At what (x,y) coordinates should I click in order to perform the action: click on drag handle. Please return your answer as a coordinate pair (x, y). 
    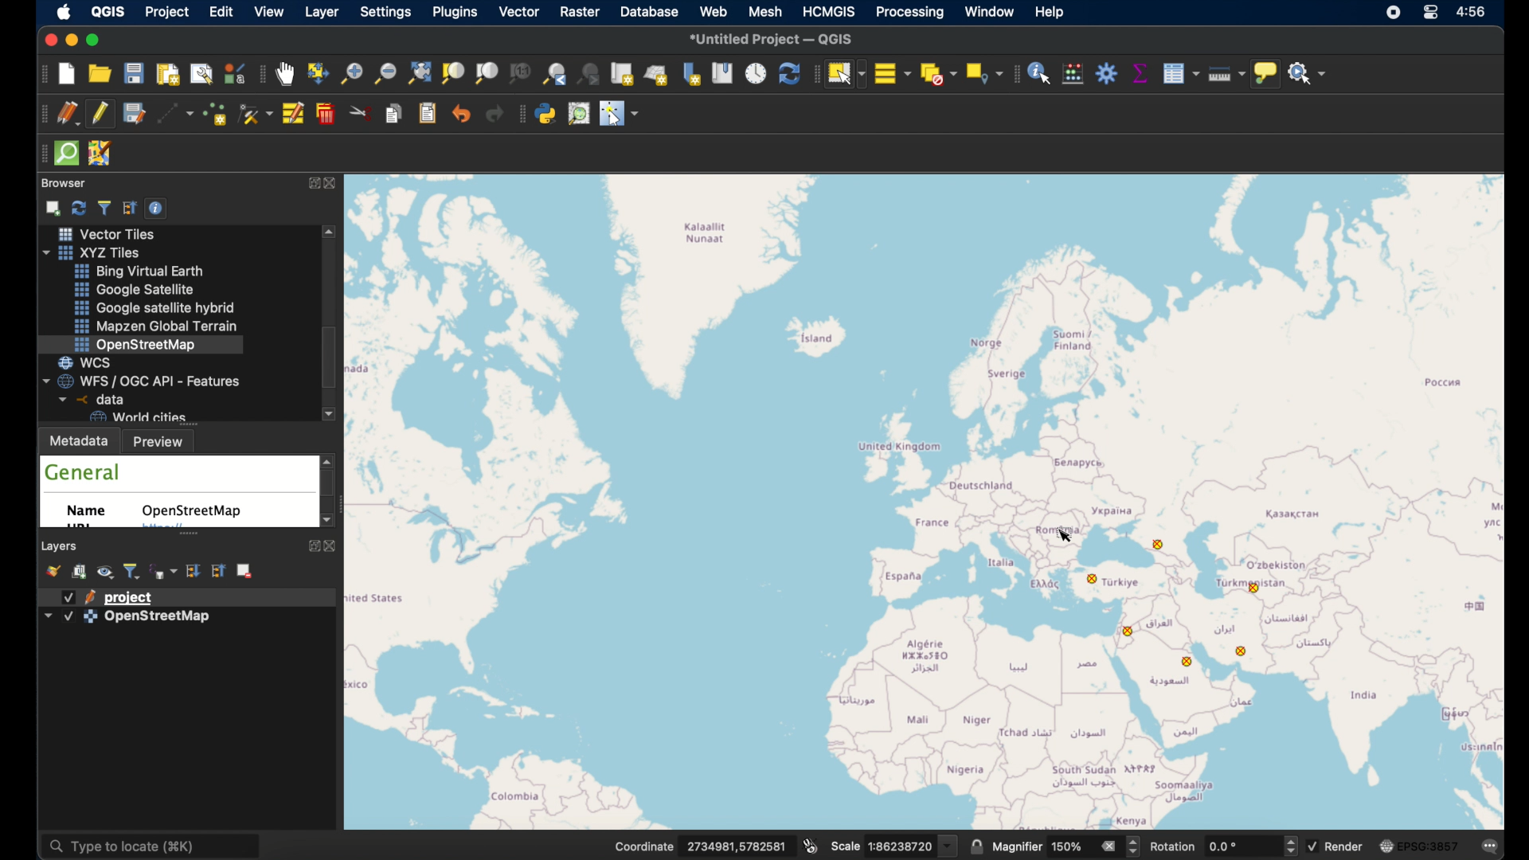
    Looking at the image, I should click on (814, 73).